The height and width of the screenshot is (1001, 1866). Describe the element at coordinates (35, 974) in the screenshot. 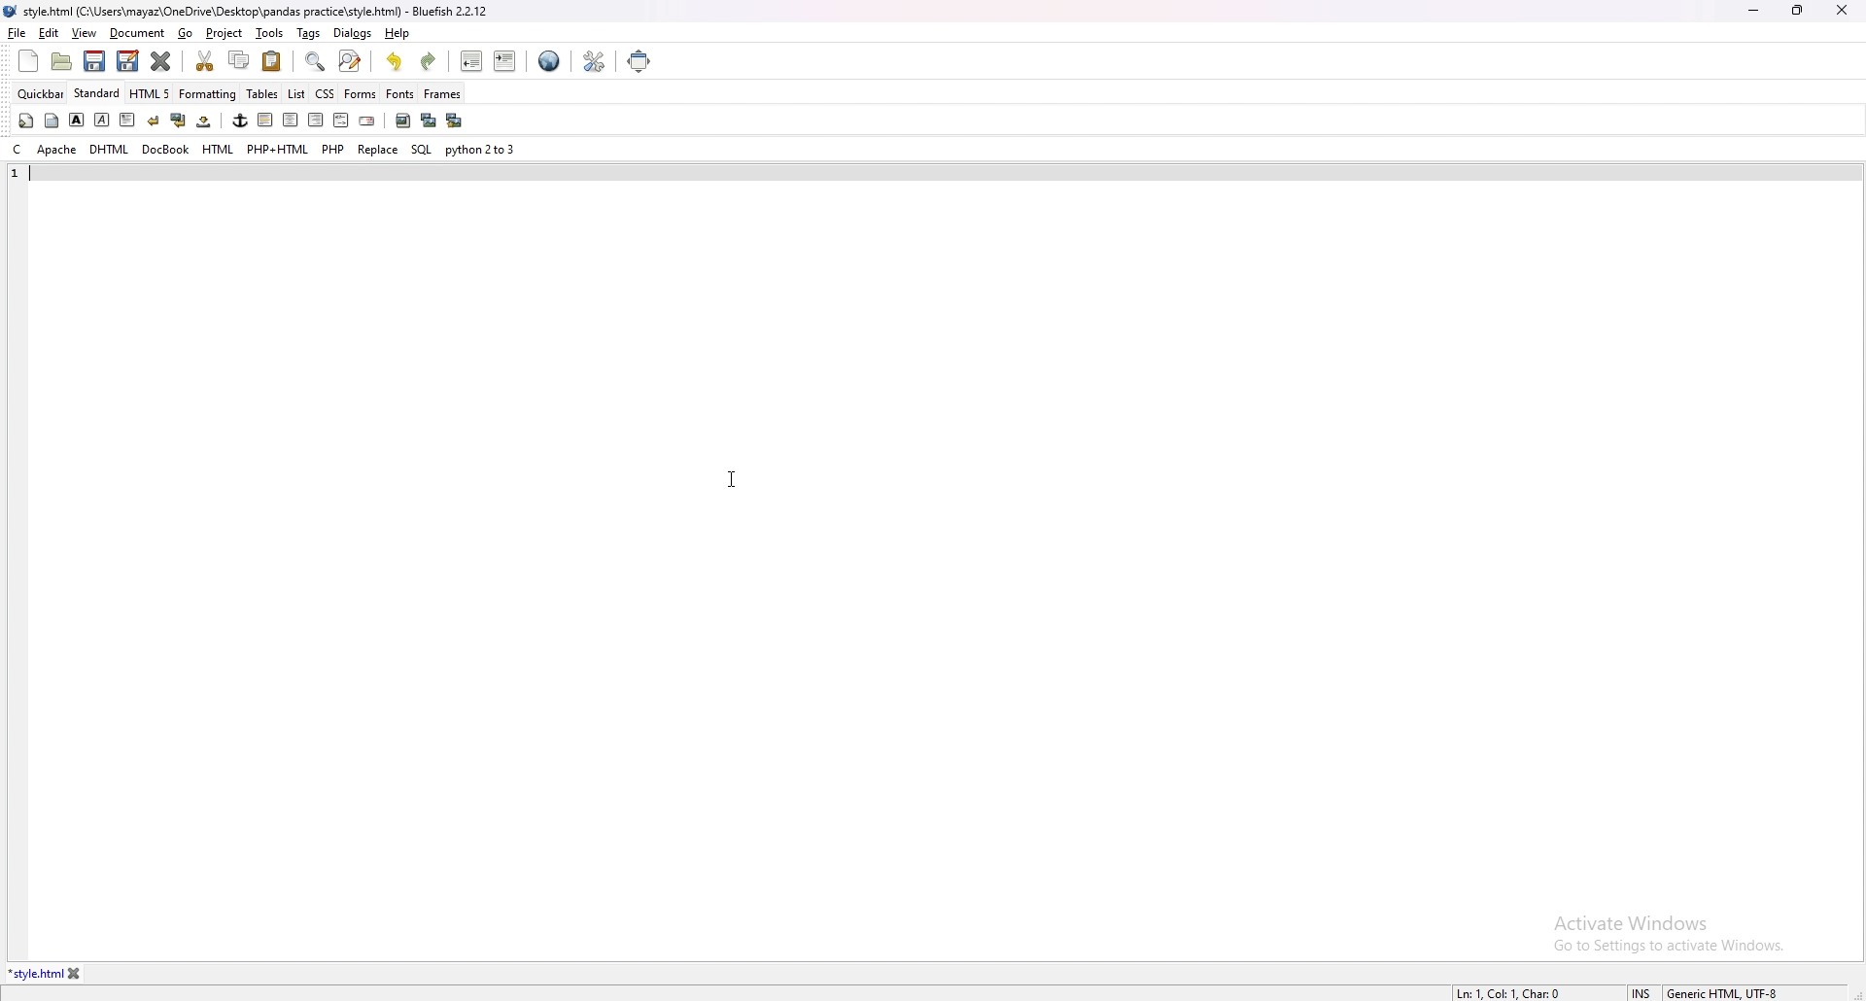

I see `tab` at that location.